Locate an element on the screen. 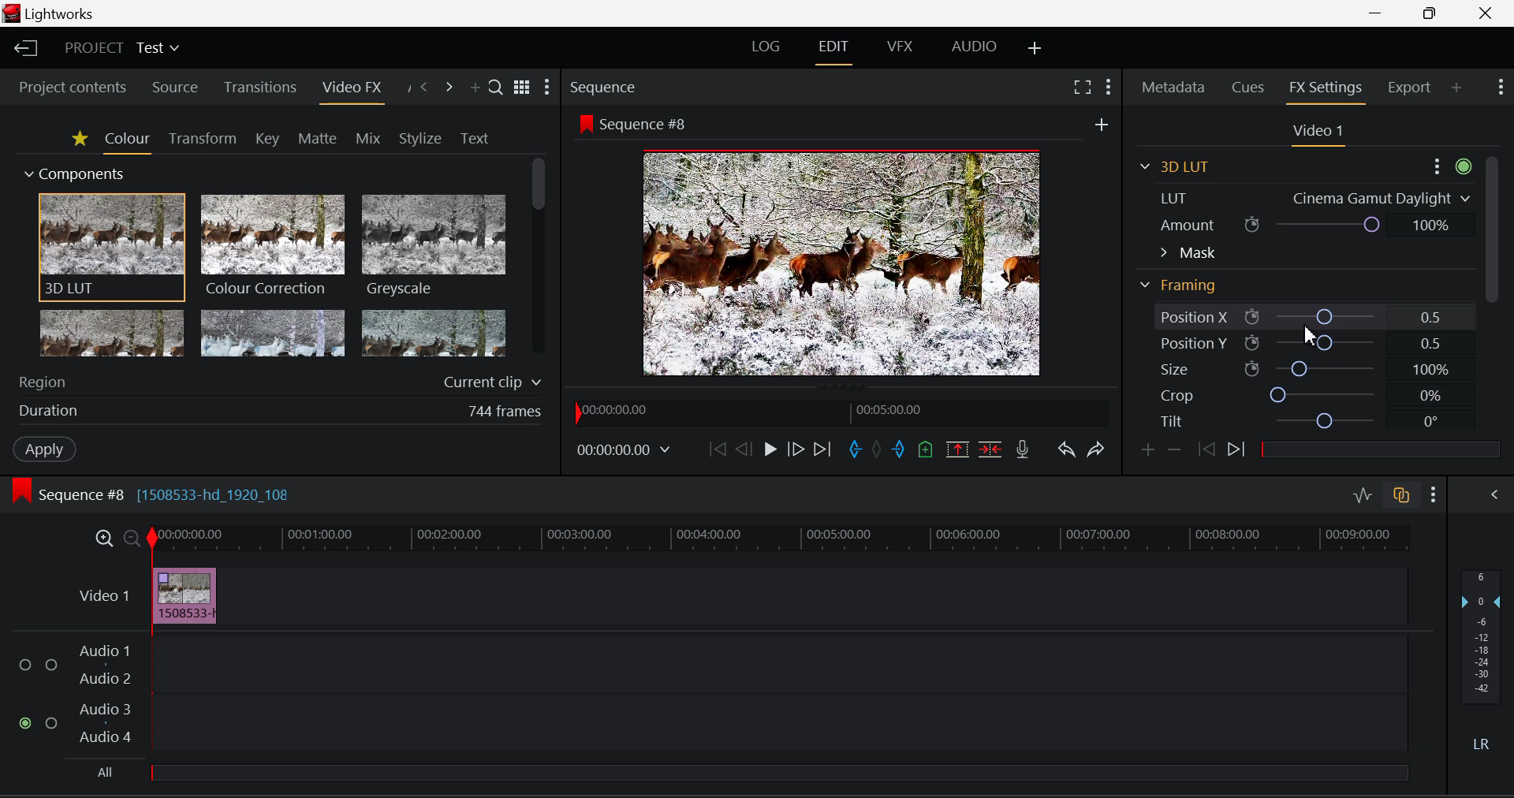 This screenshot has width=1514, height=798. Audio Input Checkbox is located at coordinates (24, 722).